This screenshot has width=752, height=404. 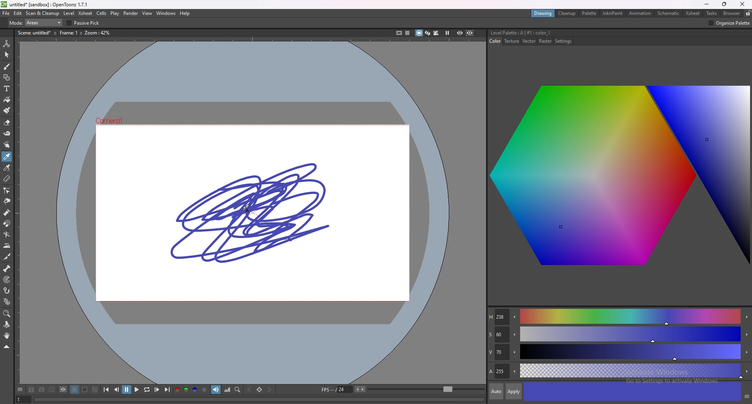 What do you see at coordinates (186, 390) in the screenshot?
I see `green channel` at bounding box center [186, 390].